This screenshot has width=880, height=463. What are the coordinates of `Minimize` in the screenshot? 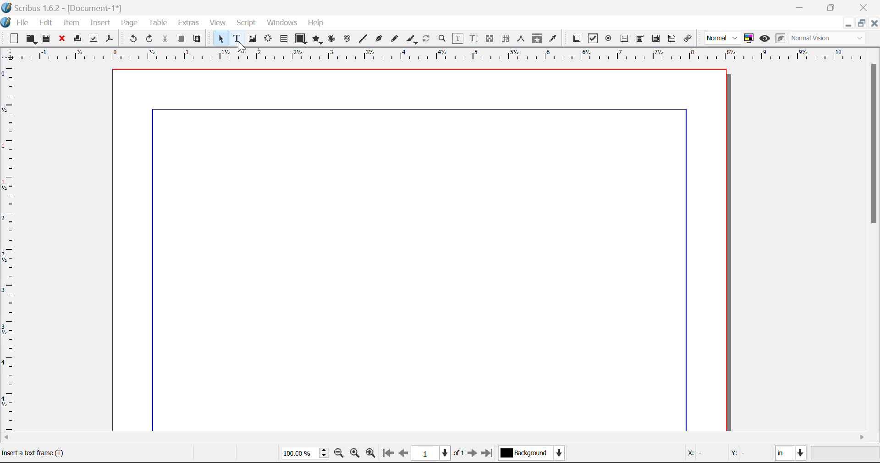 It's located at (833, 7).